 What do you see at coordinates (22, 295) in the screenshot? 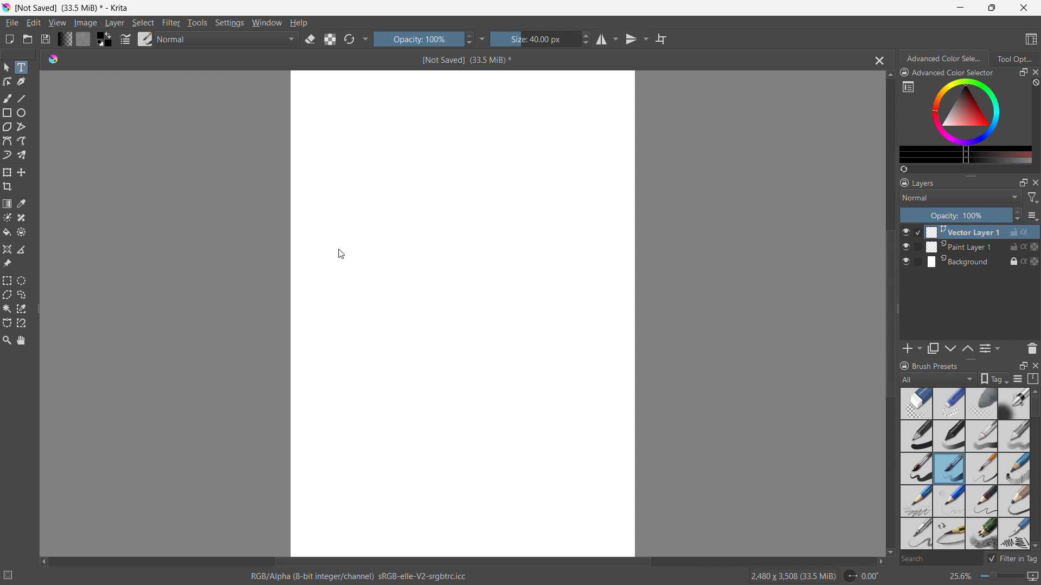
I see `freehand selection tool` at bounding box center [22, 295].